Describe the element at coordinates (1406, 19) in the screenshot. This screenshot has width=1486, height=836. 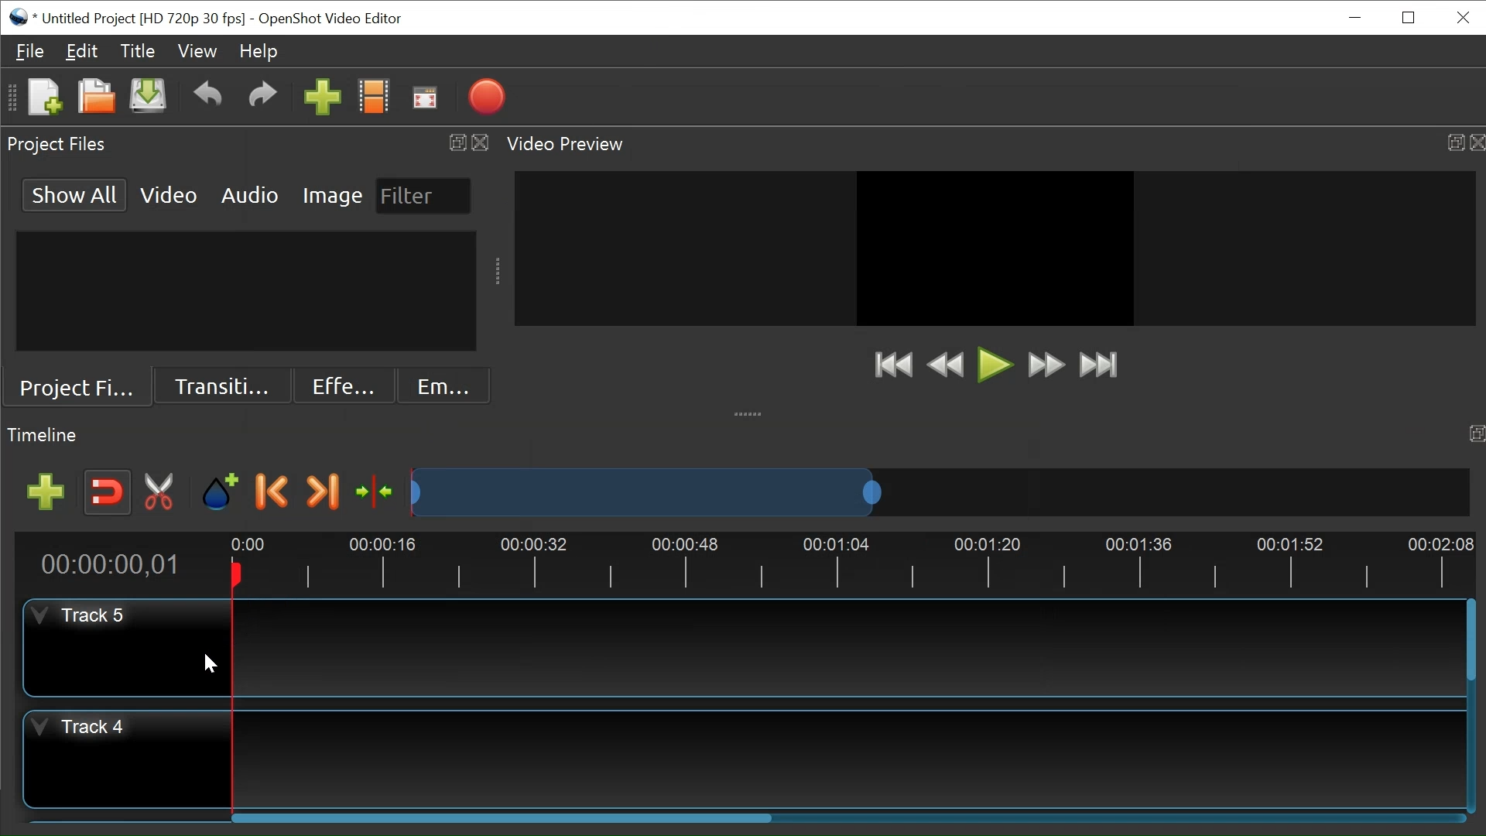
I see `Restore` at that location.